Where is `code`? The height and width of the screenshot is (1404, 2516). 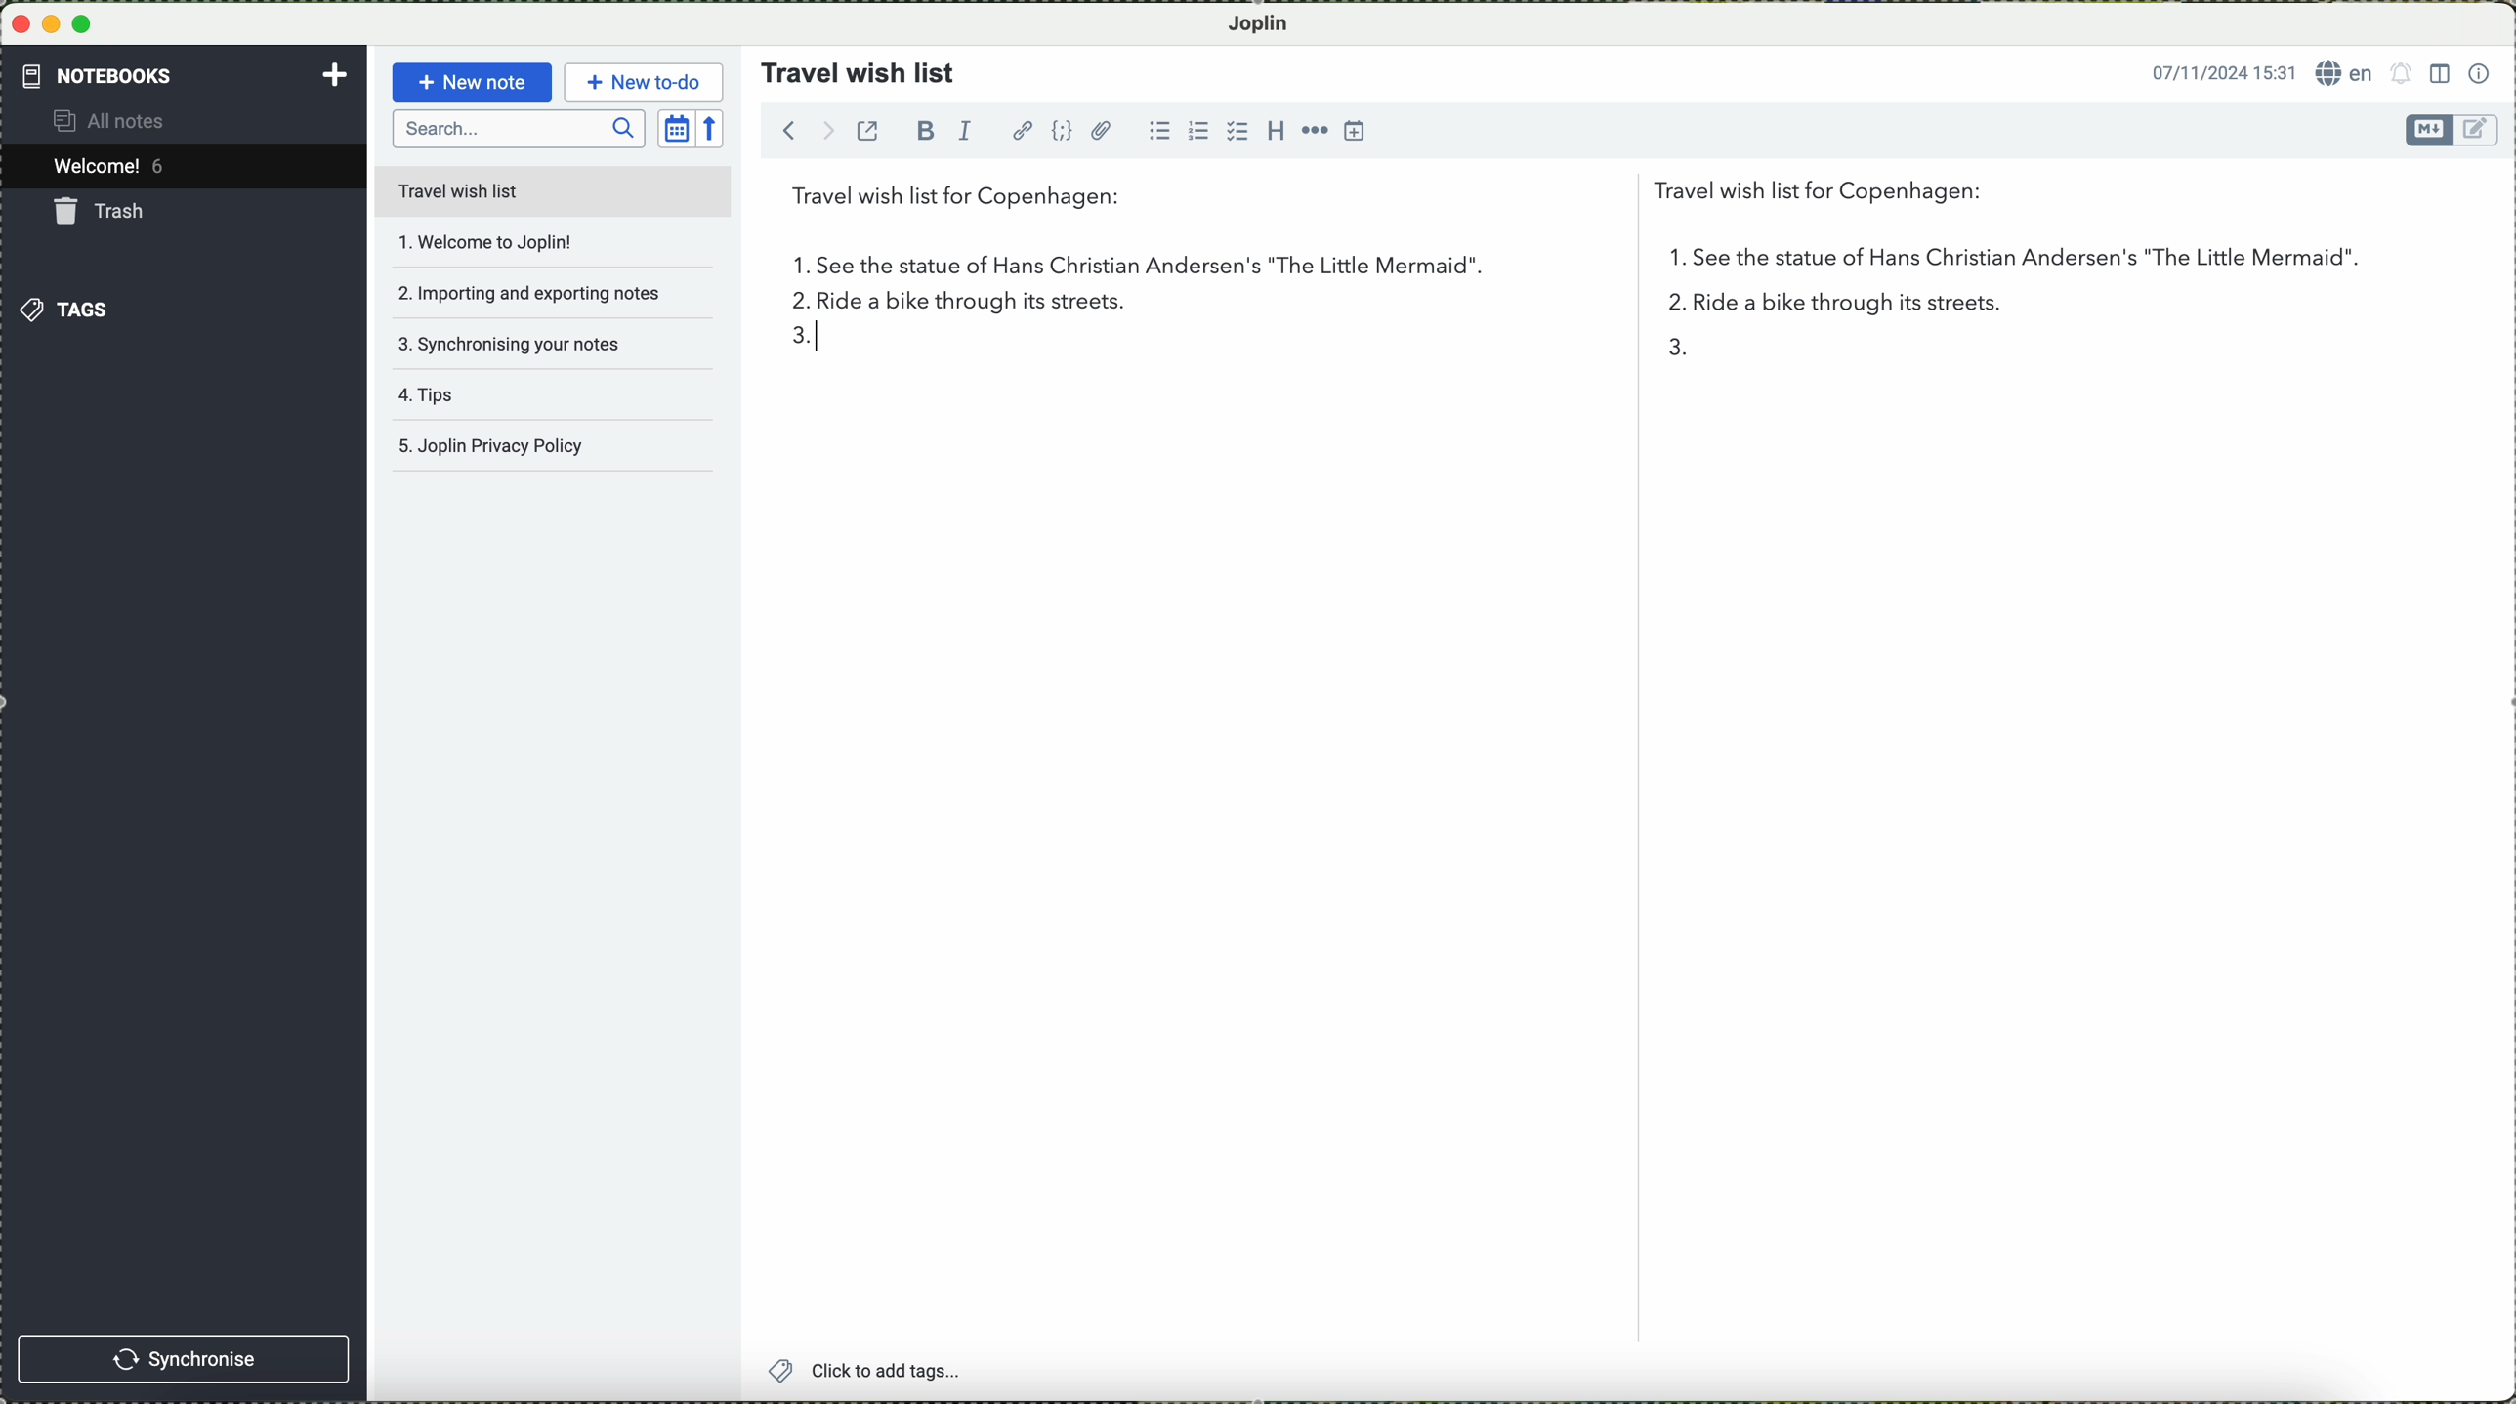 code is located at coordinates (1064, 131).